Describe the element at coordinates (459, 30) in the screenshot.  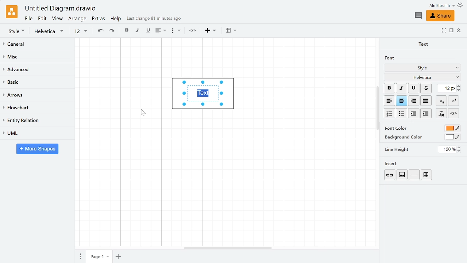
I see `collapse` at that location.